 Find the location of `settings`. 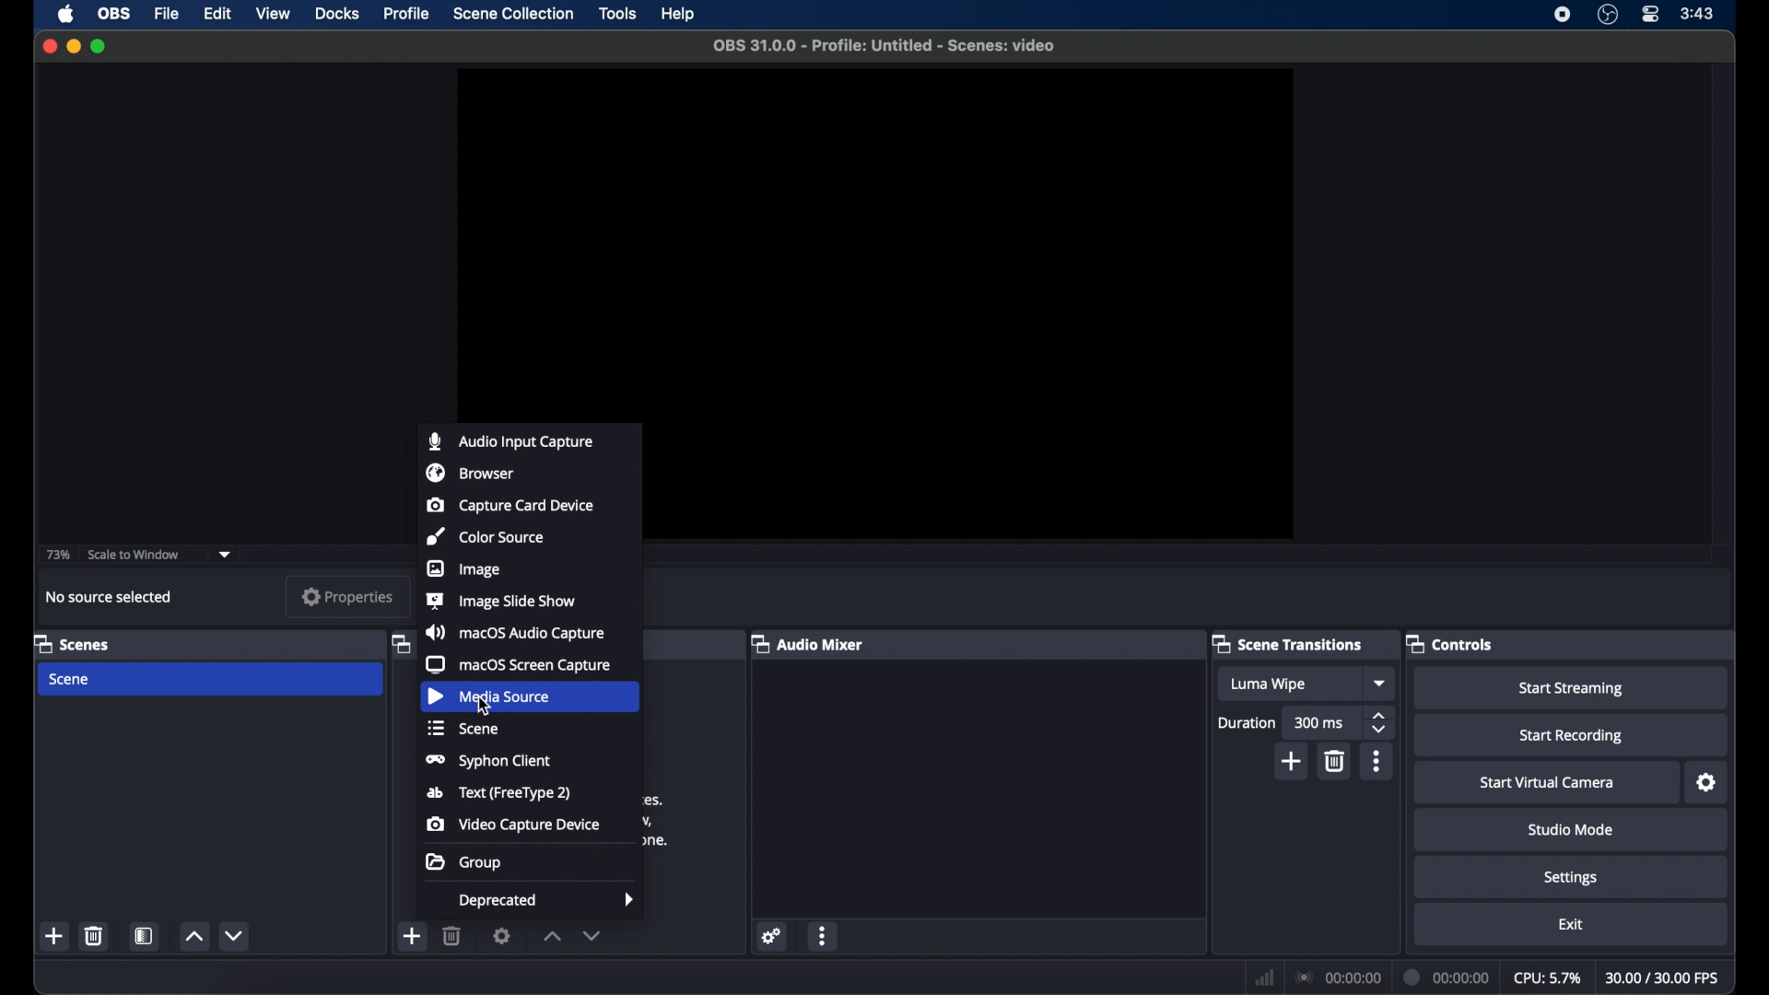

settings is located at coordinates (772, 936).